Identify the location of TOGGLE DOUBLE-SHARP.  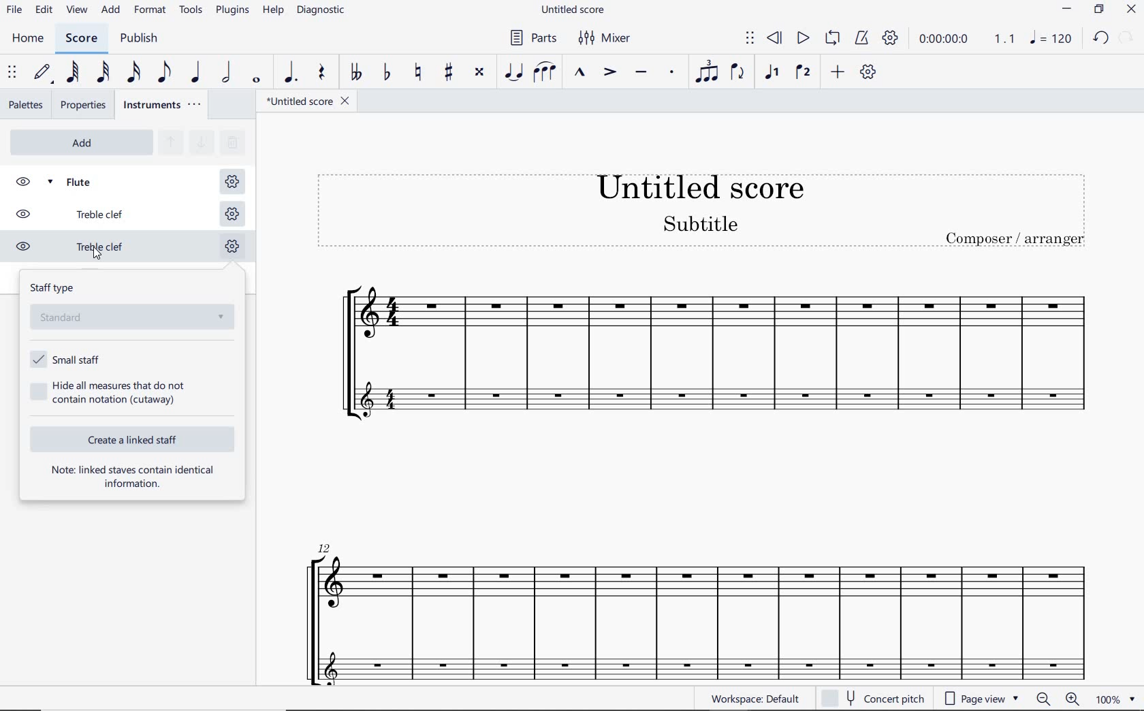
(481, 73).